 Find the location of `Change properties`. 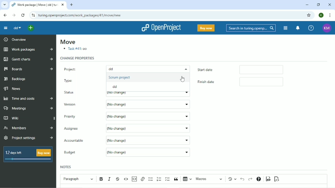

Change properties is located at coordinates (78, 58).